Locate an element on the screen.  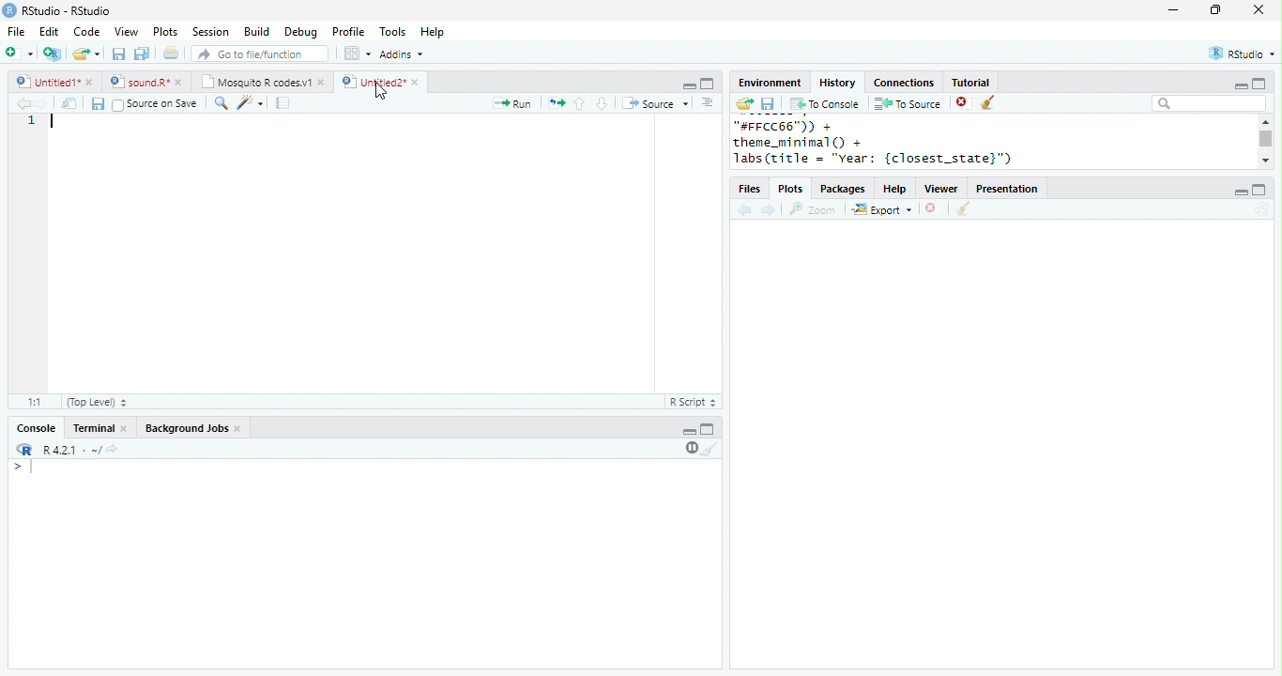
1:1 is located at coordinates (35, 402).